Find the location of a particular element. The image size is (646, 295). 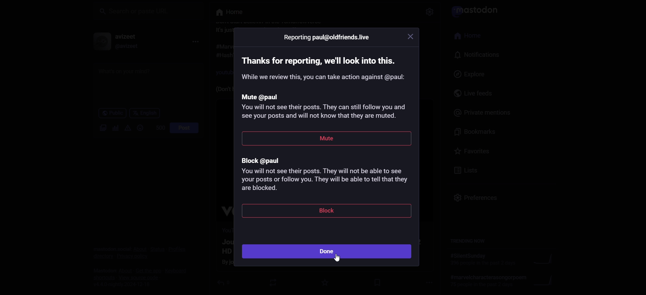

bookmarks is located at coordinates (479, 131).